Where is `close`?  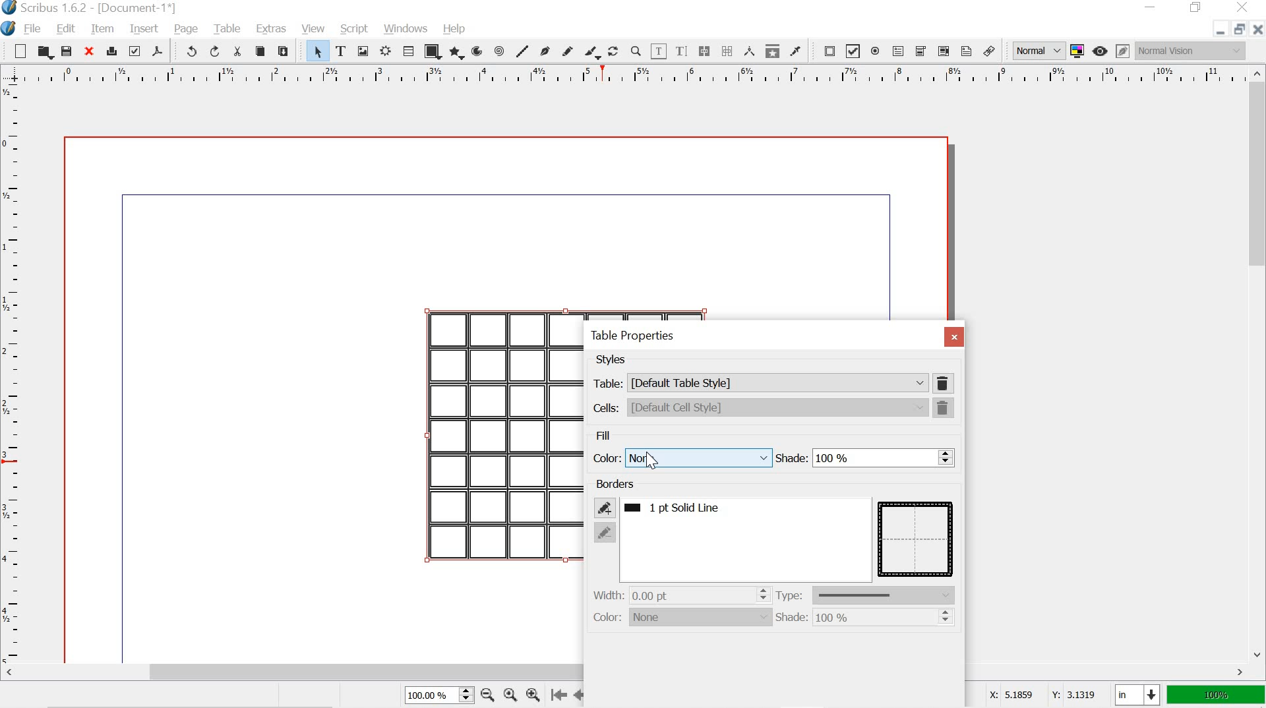 close is located at coordinates (954, 338).